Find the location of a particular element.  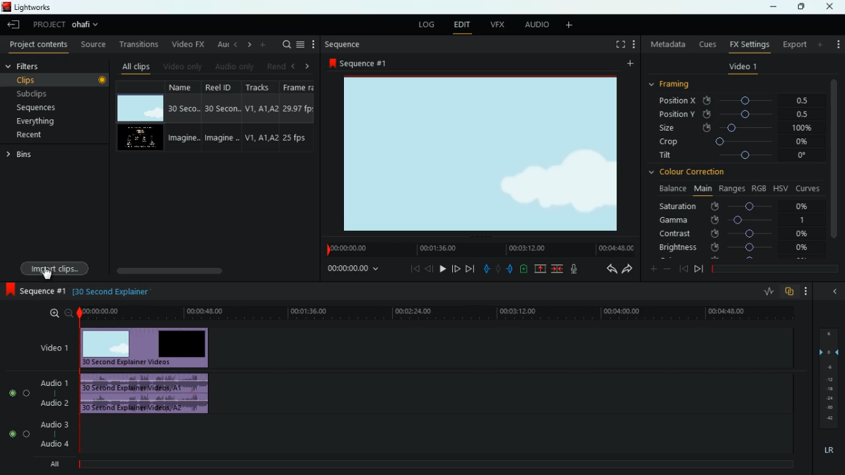

video 1 is located at coordinates (741, 67).